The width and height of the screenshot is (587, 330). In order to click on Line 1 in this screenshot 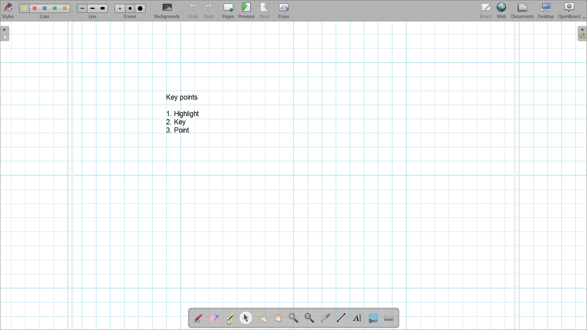, I will do `click(82, 8)`.